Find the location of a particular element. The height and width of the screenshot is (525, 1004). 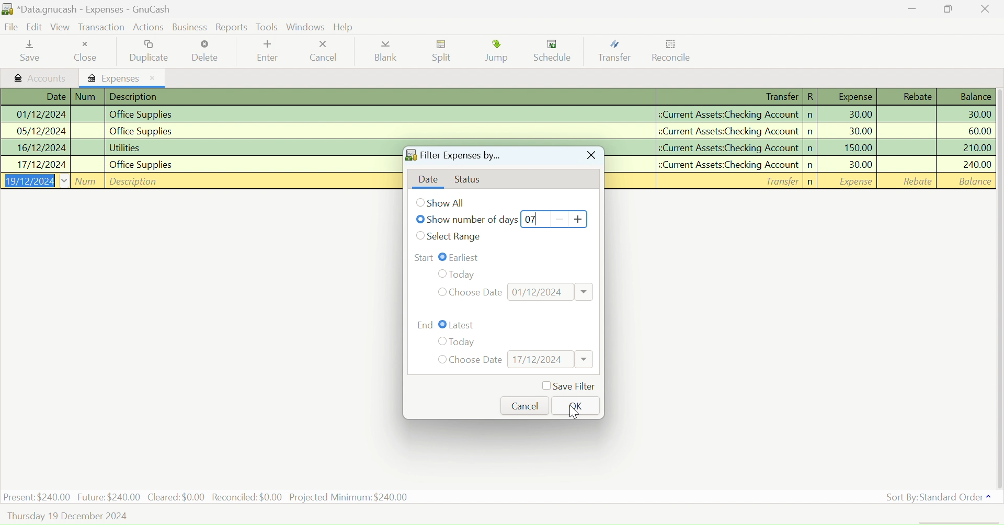

Utilities Transaction is located at coordinates (804, 146).